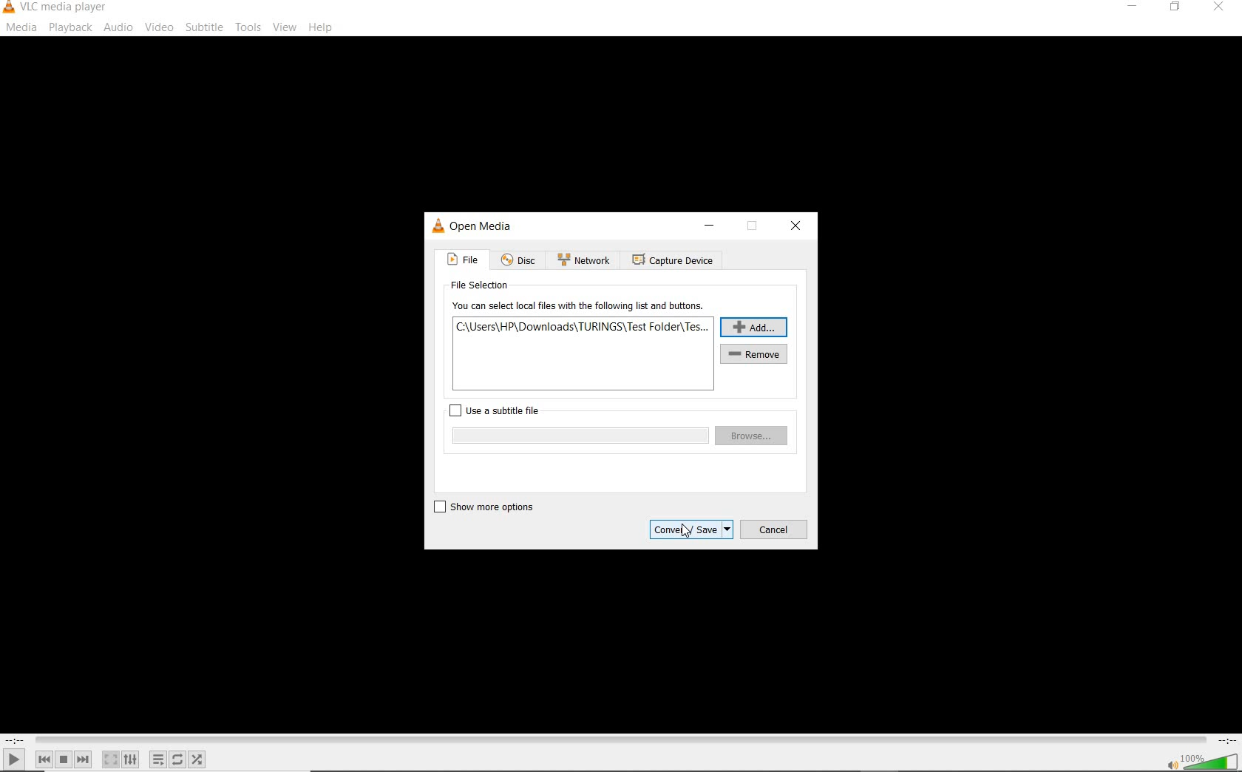  I want to click on view, so click(285, 27).